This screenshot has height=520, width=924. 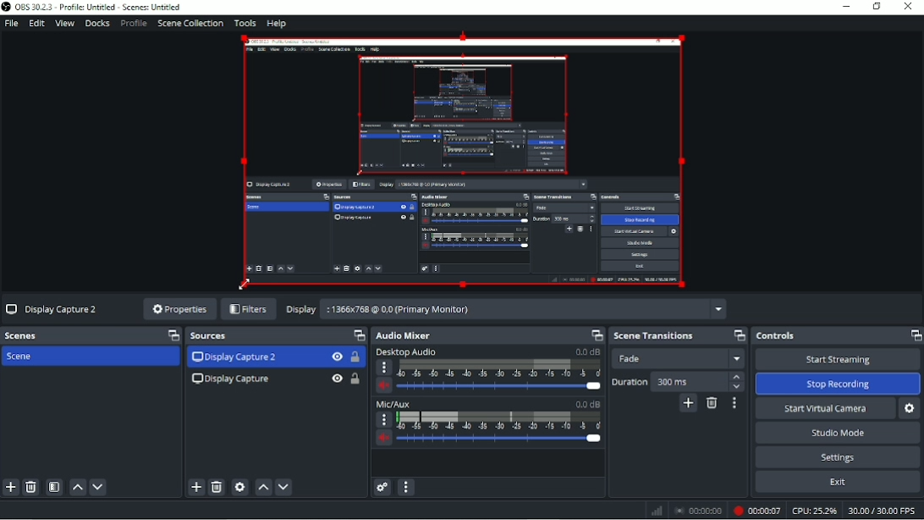 I want to click on Filters, so click(x=249, y=308).